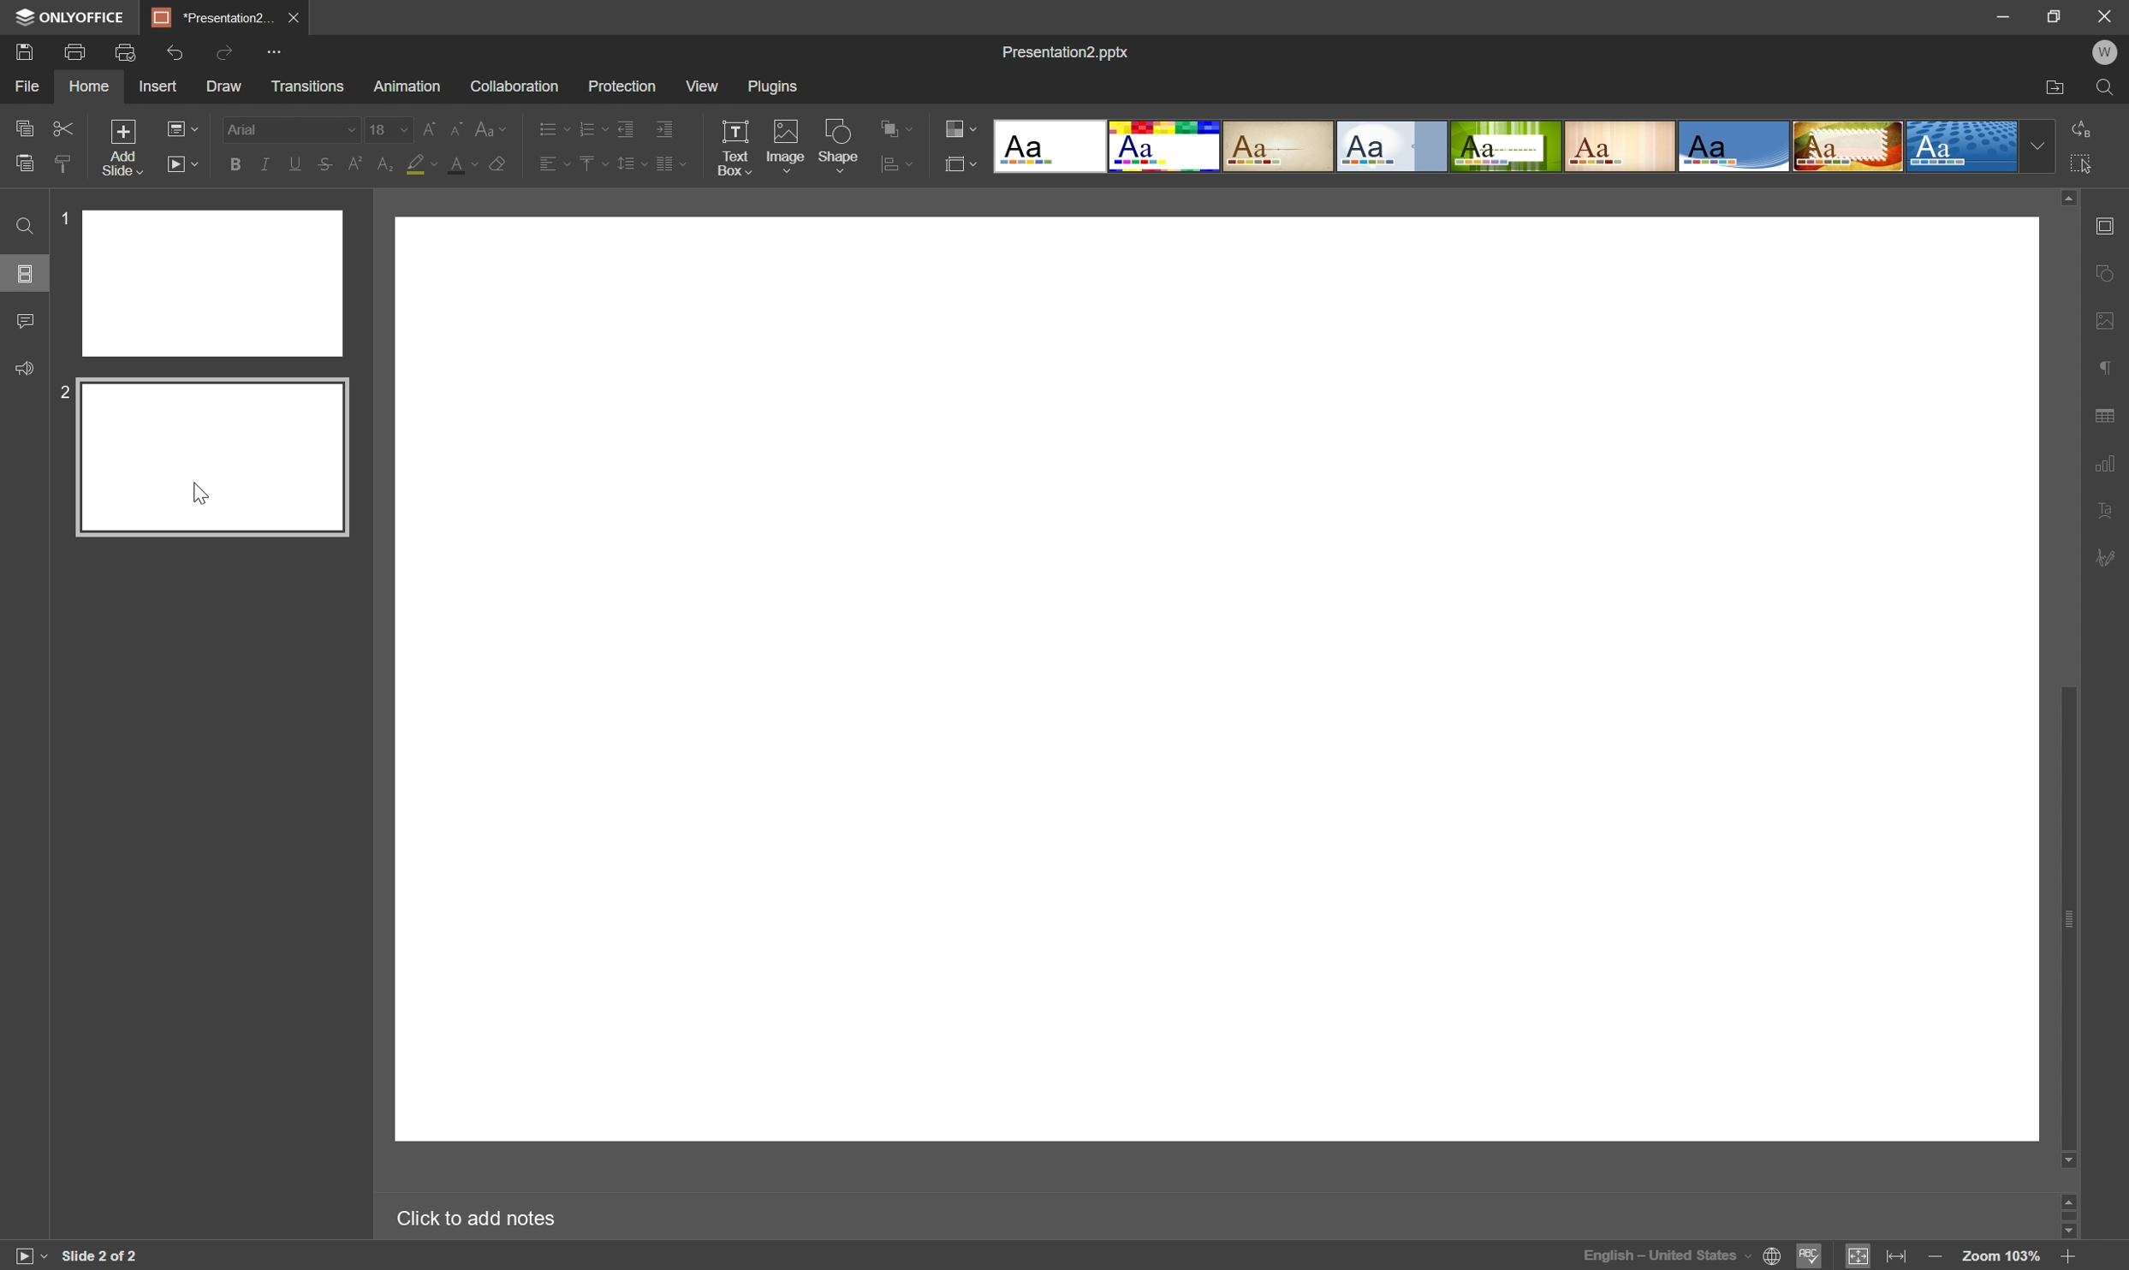 This screenshot has width=2129, height=1270. Describe the element at coordinates (544, 163) in the screenshot. I see `Horizontal align` at that location.